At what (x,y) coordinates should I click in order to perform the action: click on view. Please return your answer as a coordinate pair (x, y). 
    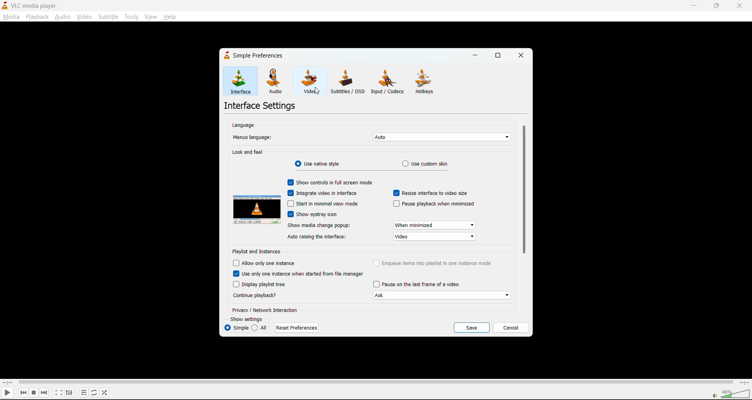
    Looking at the image, I should click on (151, 17).